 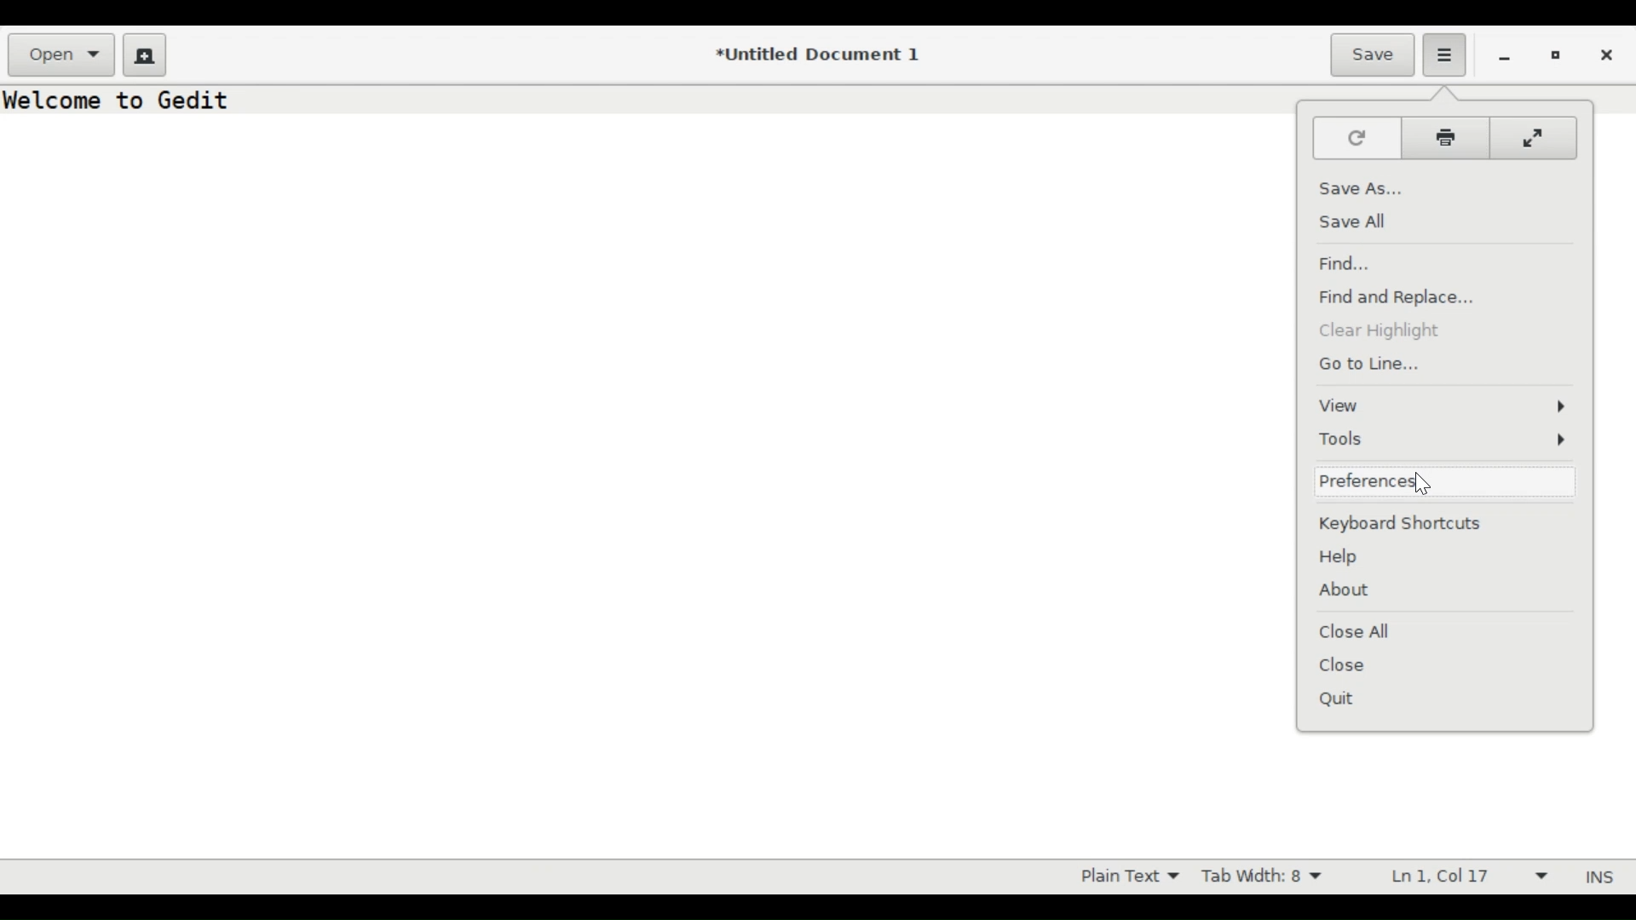 What do you see at coordinates (1346, 701) in the screenshot?
I see `Quit` at bounding box center [1346, 701].